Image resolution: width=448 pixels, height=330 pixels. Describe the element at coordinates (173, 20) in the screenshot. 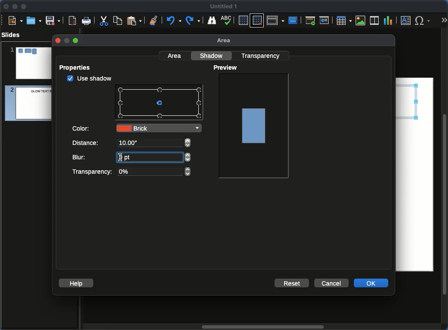

I see `Undo` at that location.